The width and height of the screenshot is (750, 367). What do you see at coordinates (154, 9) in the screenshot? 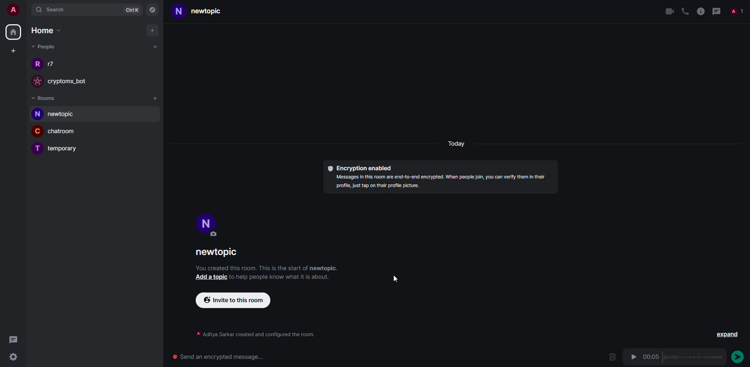
I see `navigator` at bounding box center [154, 9].